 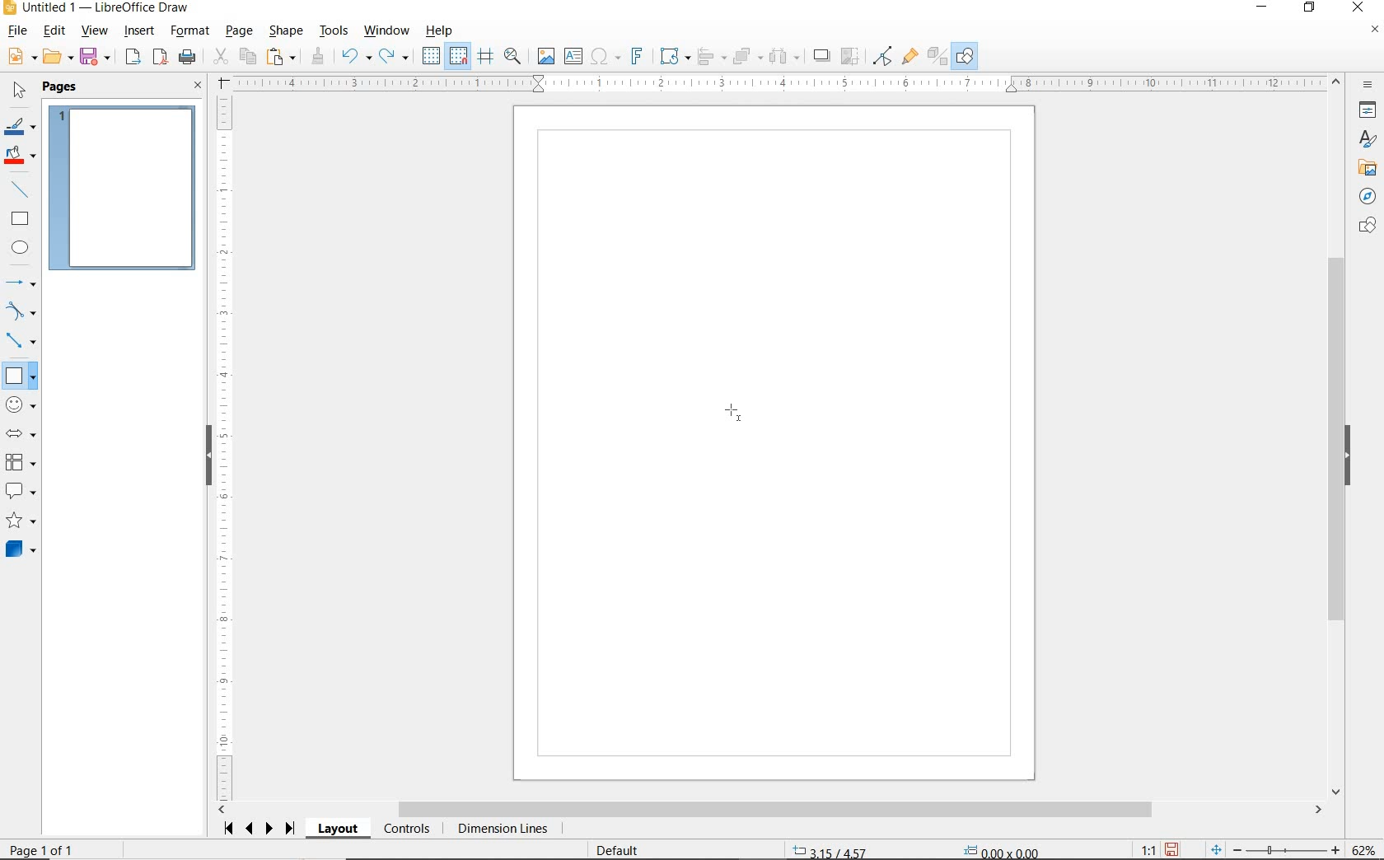 What do you see at coordinates (94, 30) in the screenshot?
I see `VIEW` at bounding box center [94, 30].